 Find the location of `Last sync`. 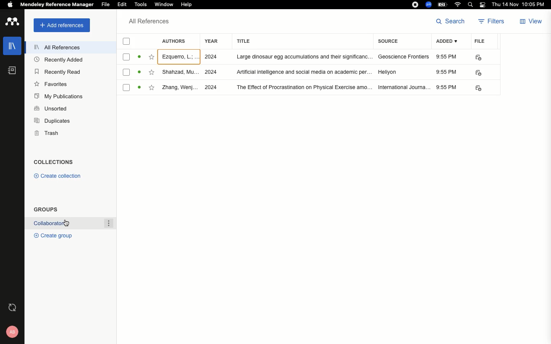

Last sync is located at coordinates (14, 308).